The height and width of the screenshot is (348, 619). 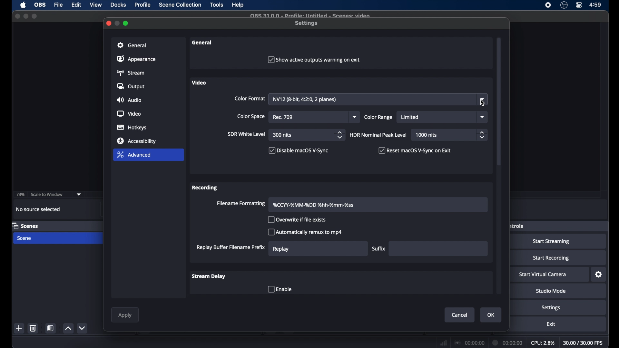 What do you see at coordinates (315, 60) in the screenshot?
I see `‘Show active outputs warning on exit` at bounding box center [315, 60].